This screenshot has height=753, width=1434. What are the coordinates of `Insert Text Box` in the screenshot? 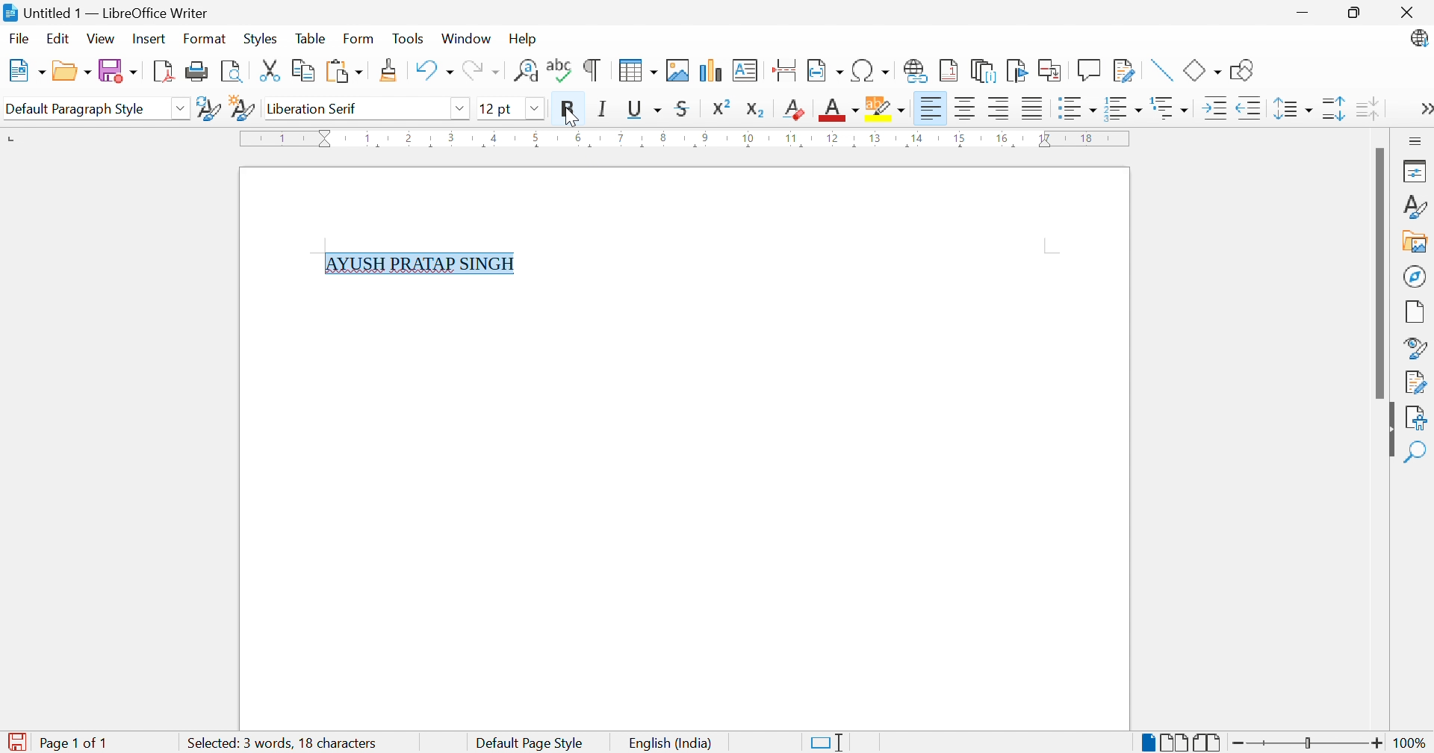 It's located at (746, 69).